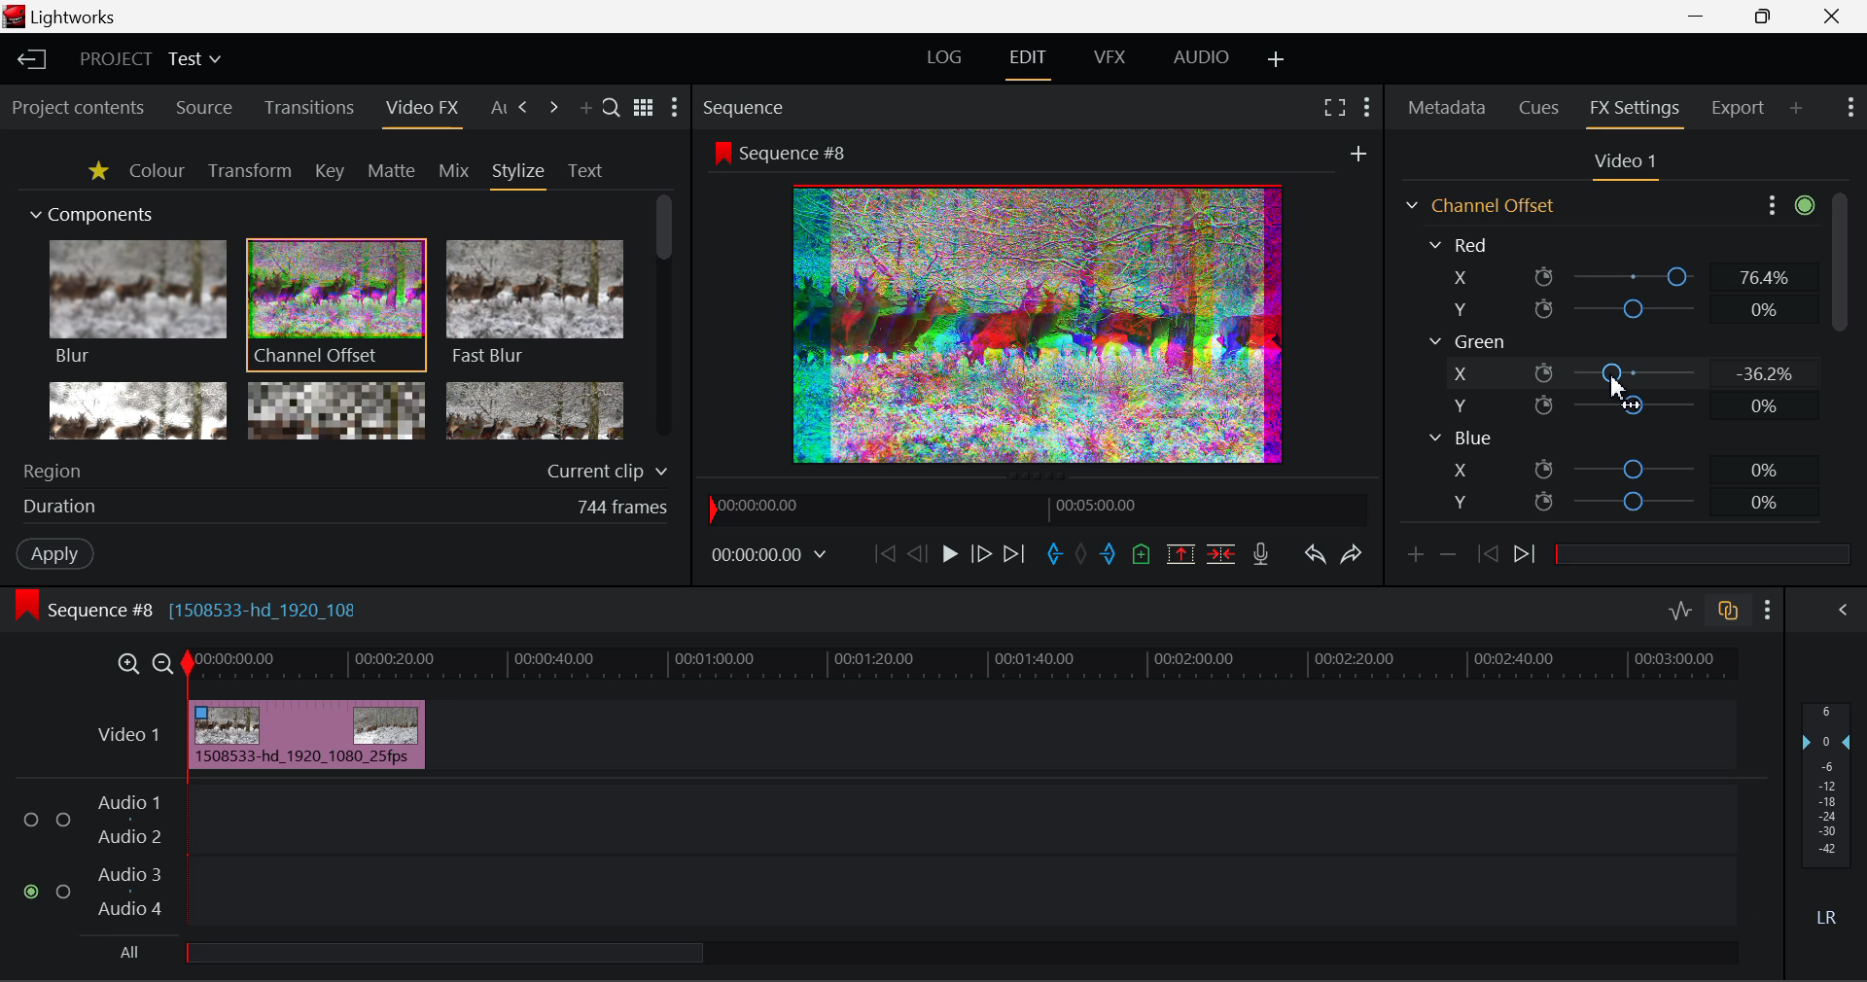 The width and height of the screenshot is (1867, 982). Describe the element at coordinates (1849, 107) in the screenshot. I see `Show Settings` at that location.